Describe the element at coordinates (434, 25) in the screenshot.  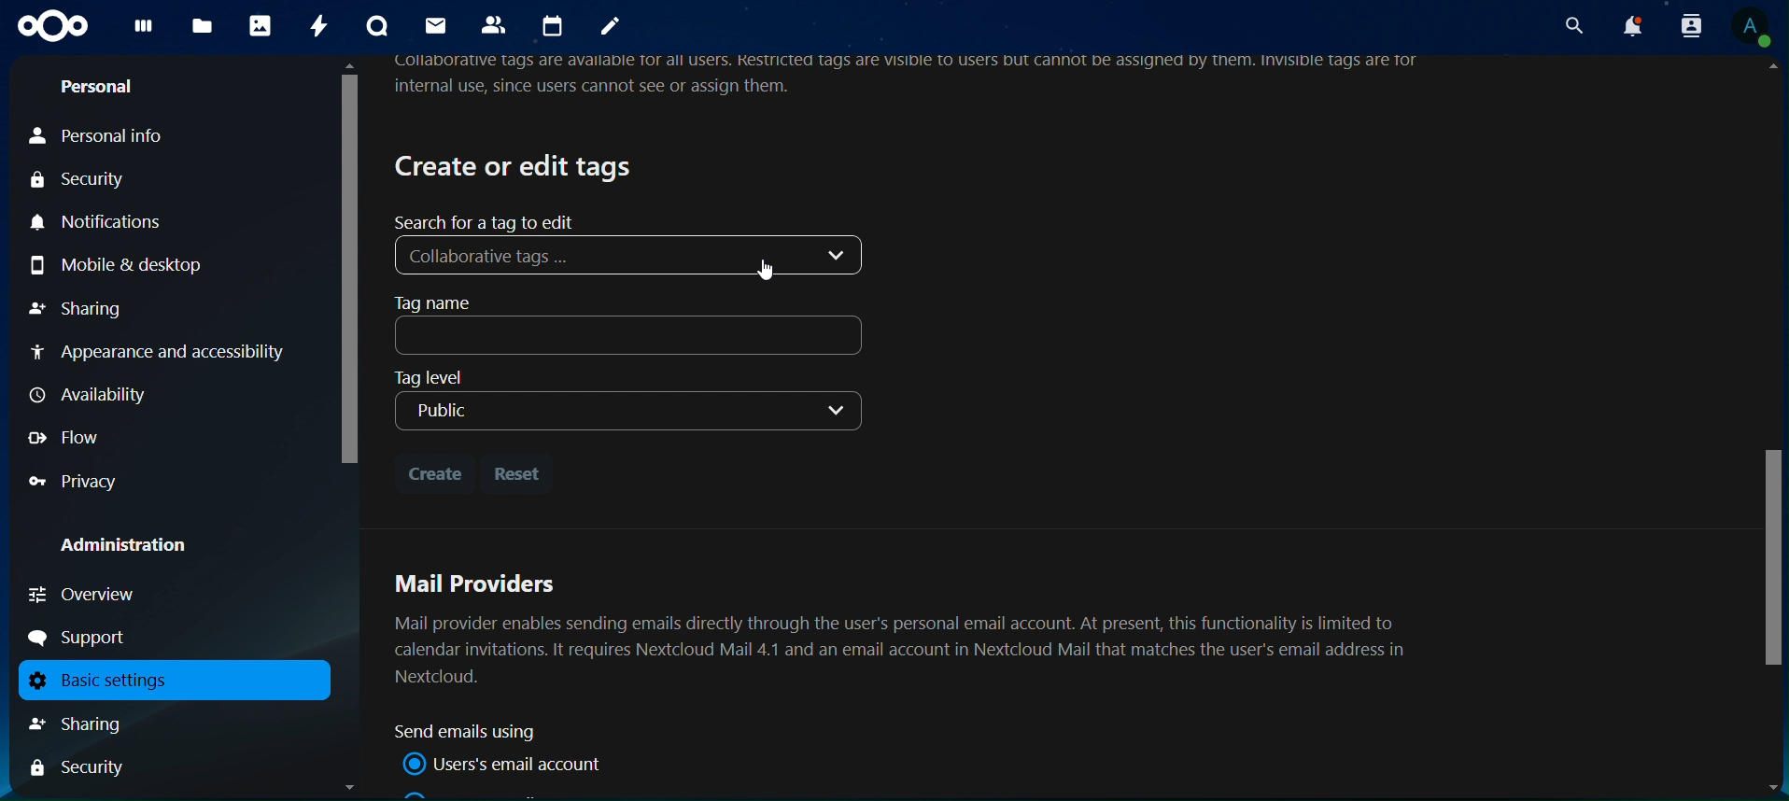
I see `mail` at that location.